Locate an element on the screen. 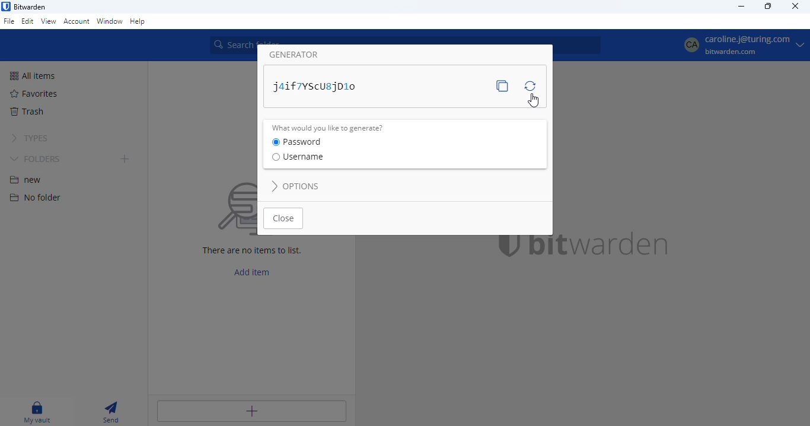 The width and height of the screenshot is (810, 426). add folder is located at coordinates (126, 160).